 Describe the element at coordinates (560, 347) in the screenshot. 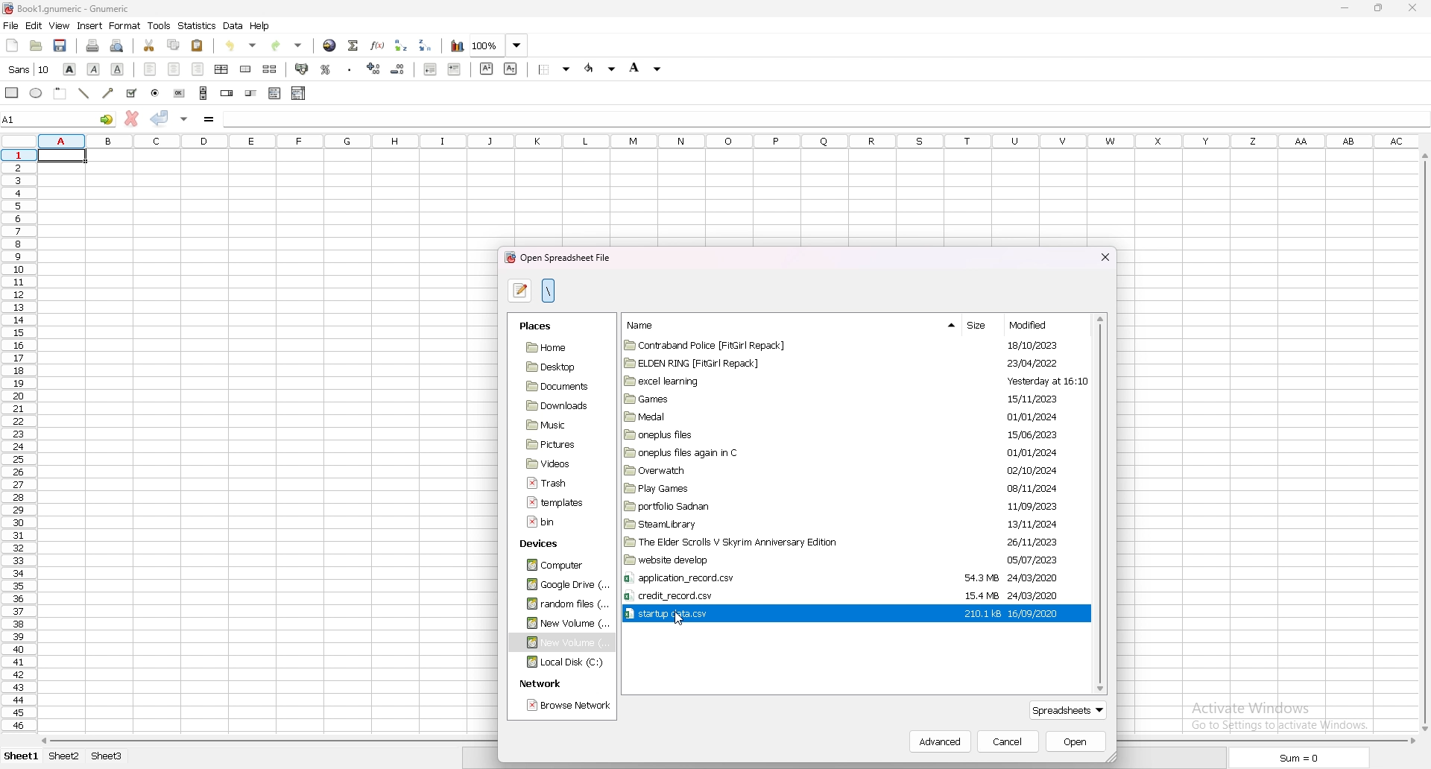

I see `folder` at that location.